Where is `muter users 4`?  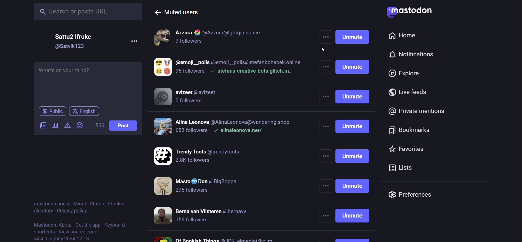 muter users 4 is located at coordinates (226, 127).